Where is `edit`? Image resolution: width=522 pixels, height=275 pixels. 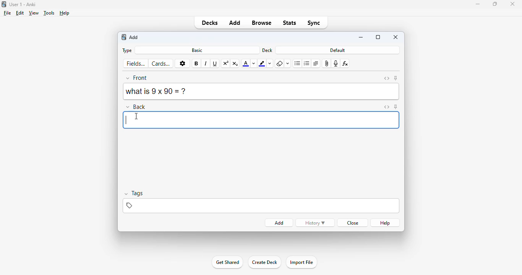 edit is located at coordinates (20, 13).